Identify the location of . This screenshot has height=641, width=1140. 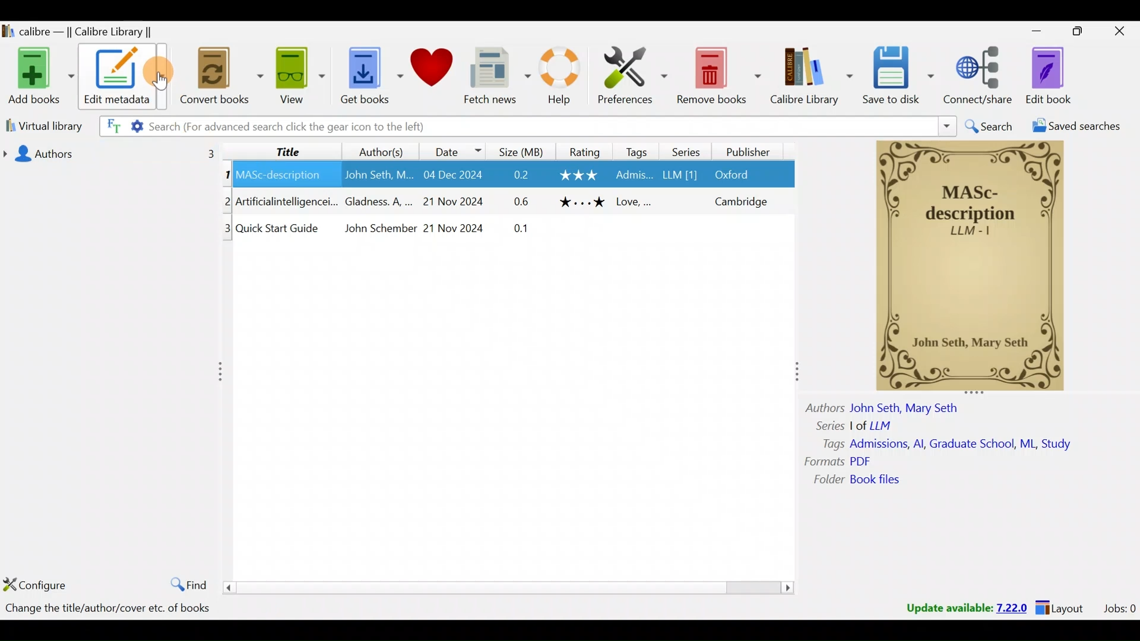
(683, 176).